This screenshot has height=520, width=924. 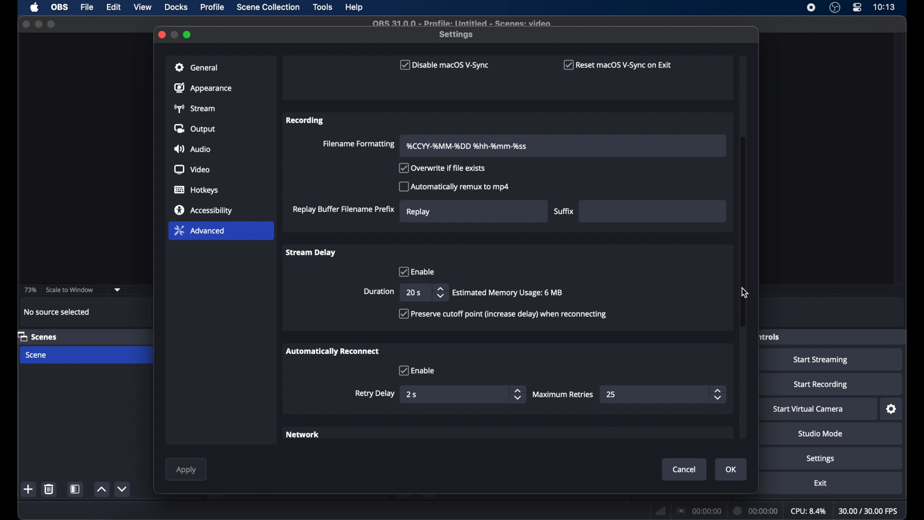 I want to click on start streaming, so click(x=821, y=360).